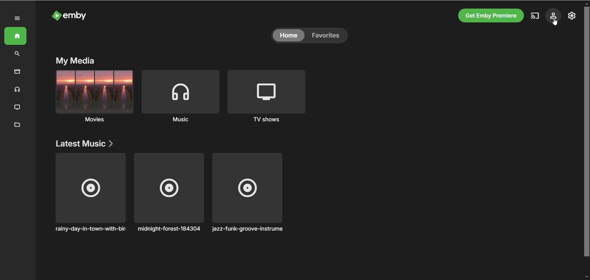 The width and height of the screenshot is (590, 280). I want to click on manage emby server, so click(554, 16).